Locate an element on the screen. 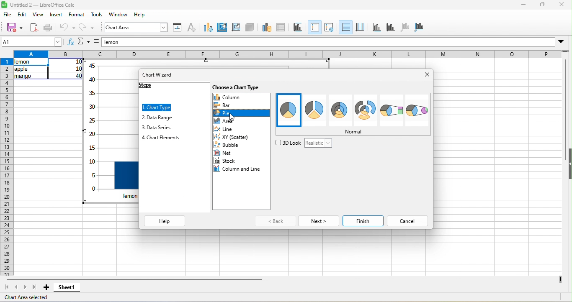 Image resolution: width=572 pixels, height=302 pixels. chart wizard is located at coordinates (159, 76).